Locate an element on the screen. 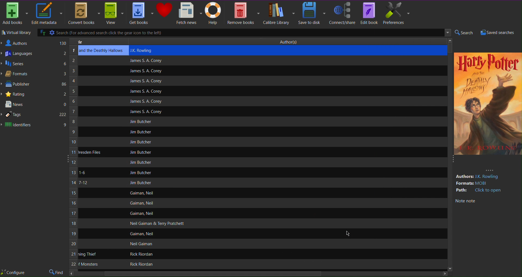  Jim Butcher is located at coordinates (141, 182).